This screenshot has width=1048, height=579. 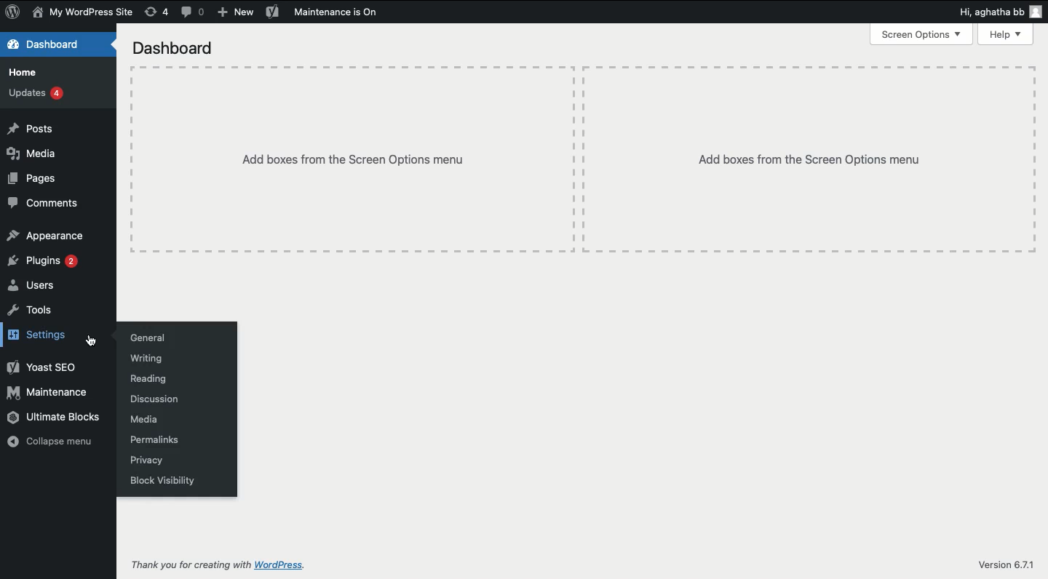 What do you see at coordinates (154, 439) in the screenshot?
I see `permalinks` at bounding box center [154, 439].